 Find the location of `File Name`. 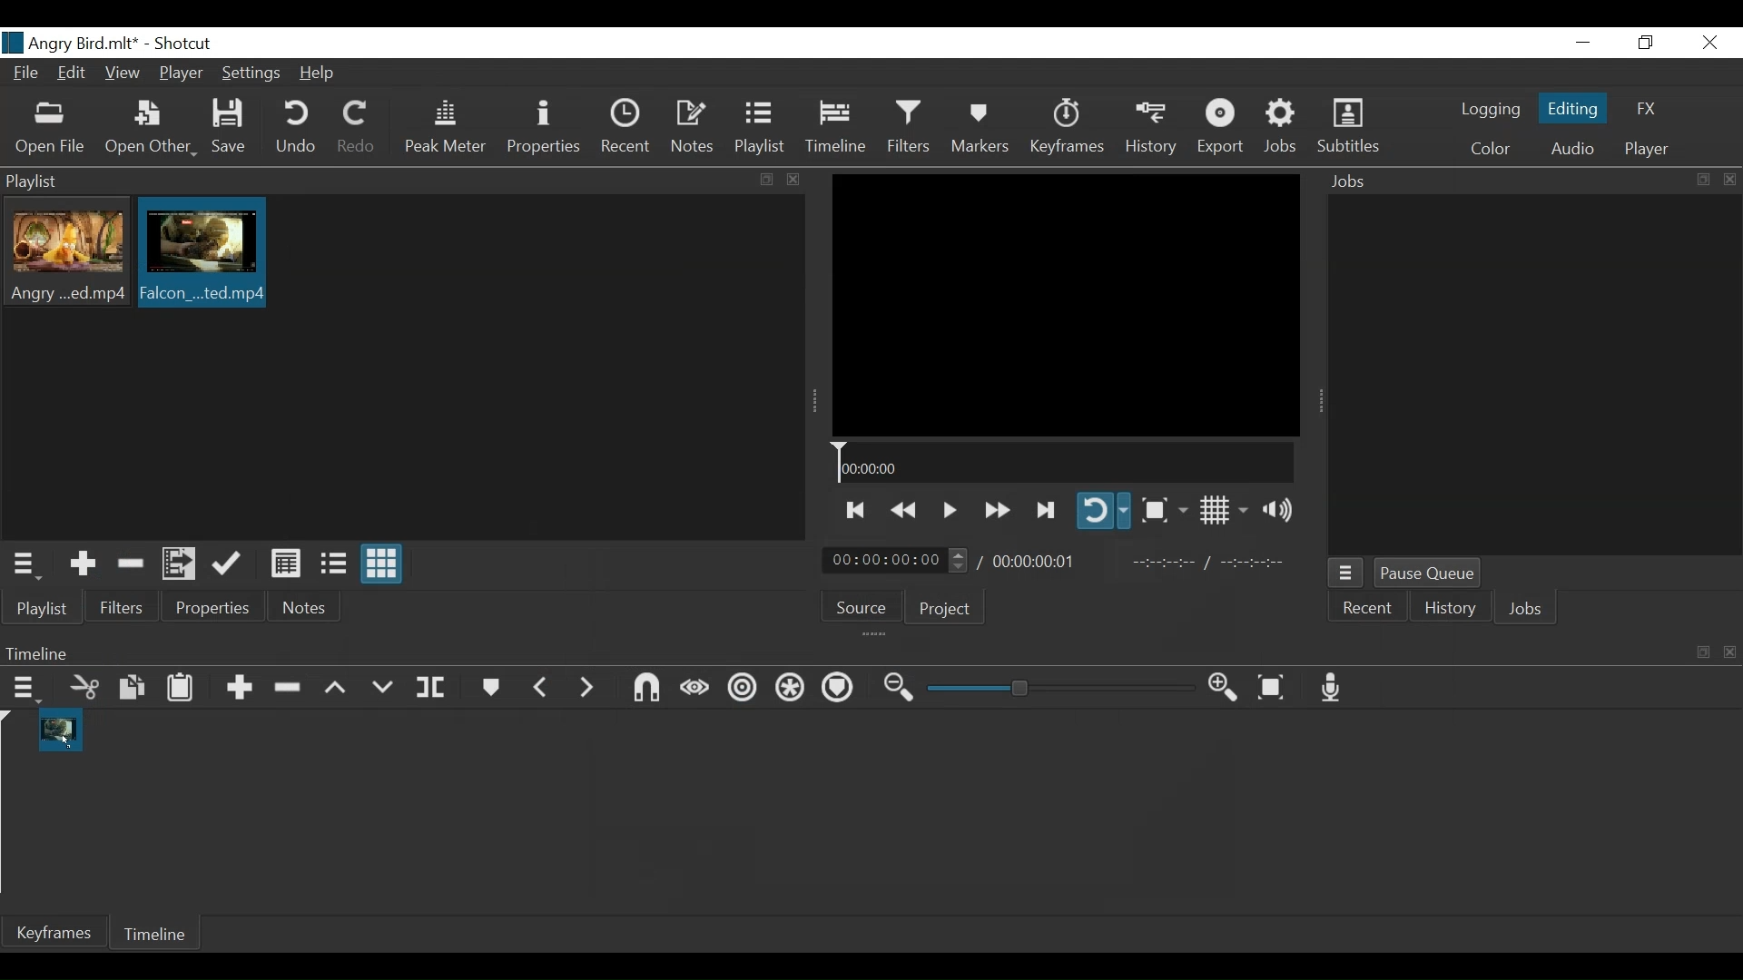

File Name is located at coordinates (28, 75).